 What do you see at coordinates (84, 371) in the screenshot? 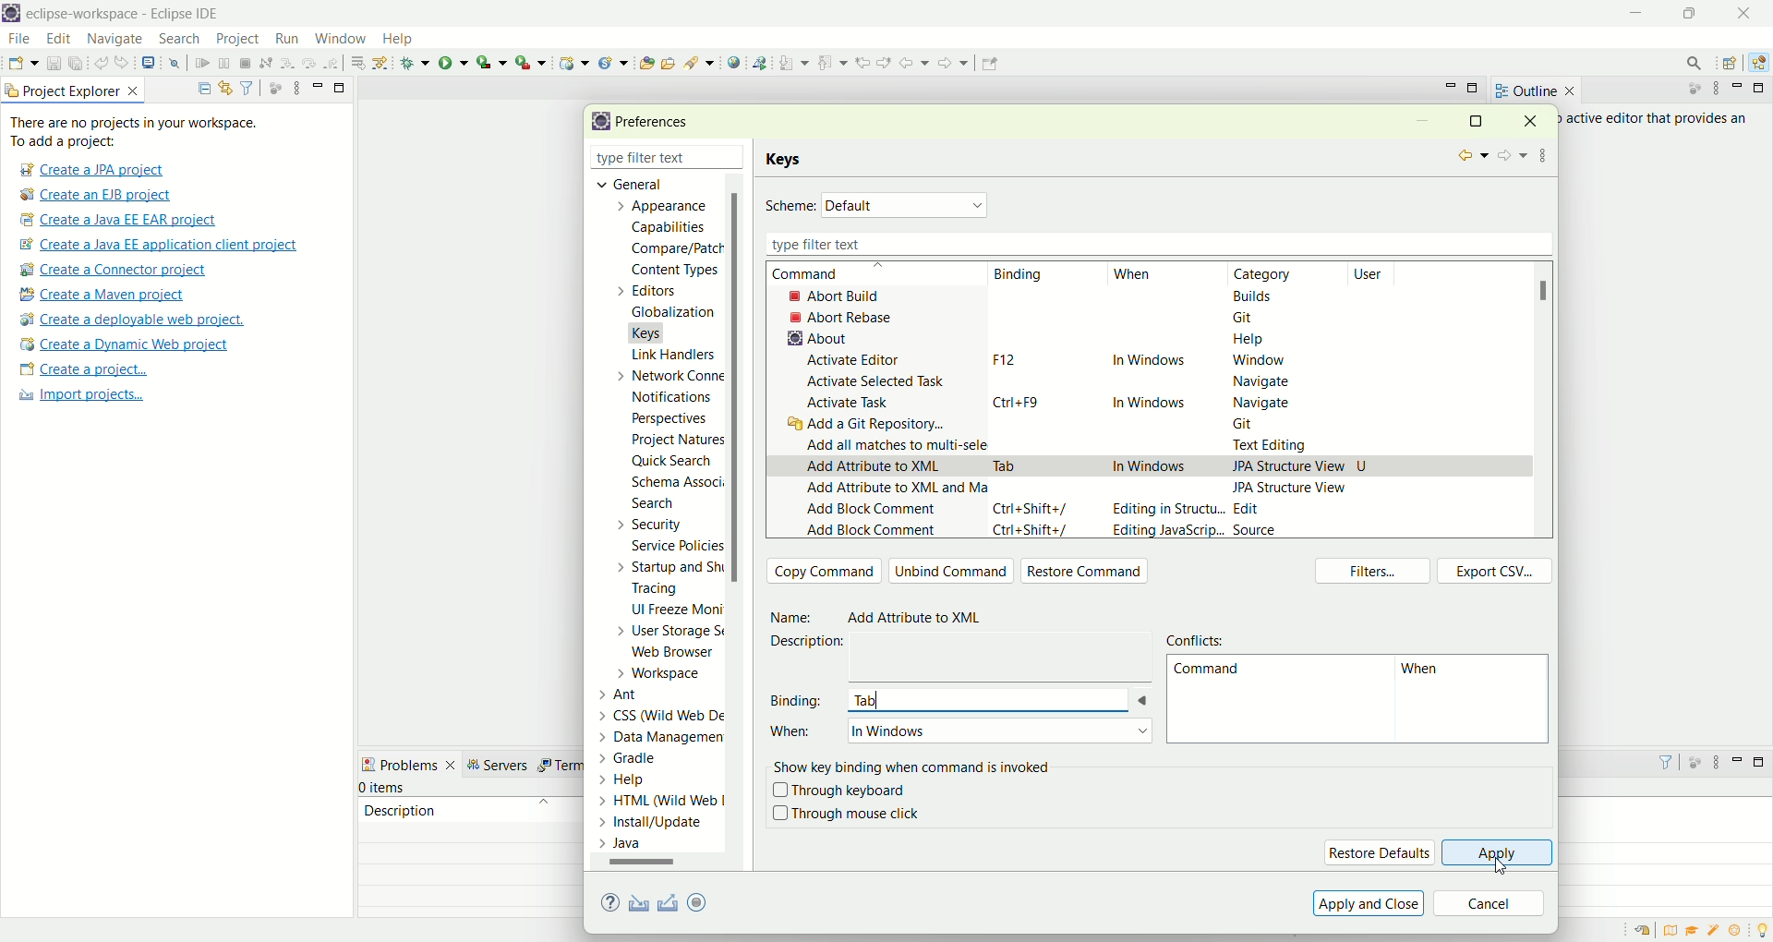
I see `create a project` at bounding box center [84, 371].